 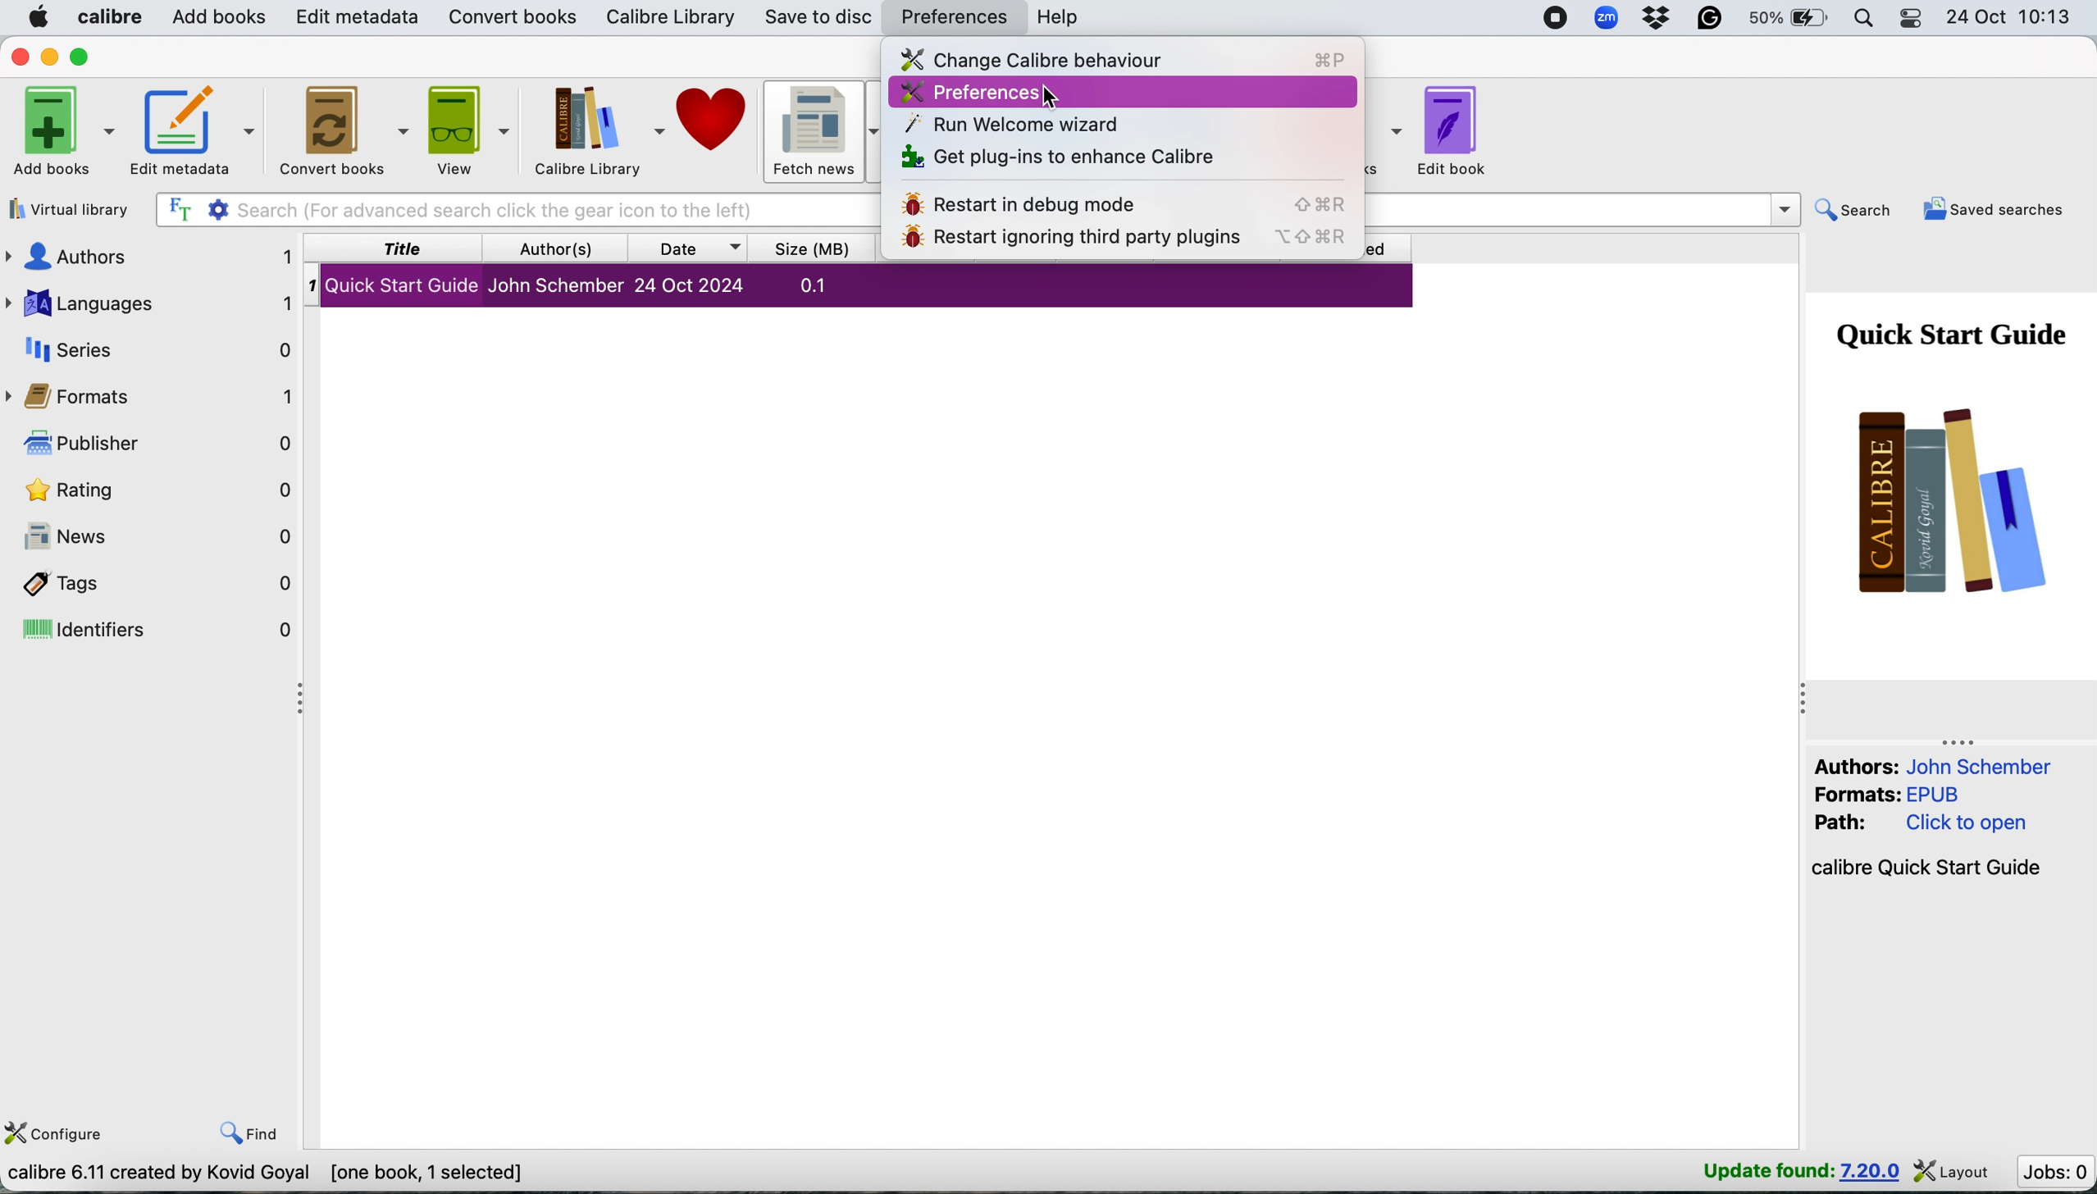 What do you see at coordinates (148, 256) in the screenshot?
I see `authors` at bounding box center [148, 256].